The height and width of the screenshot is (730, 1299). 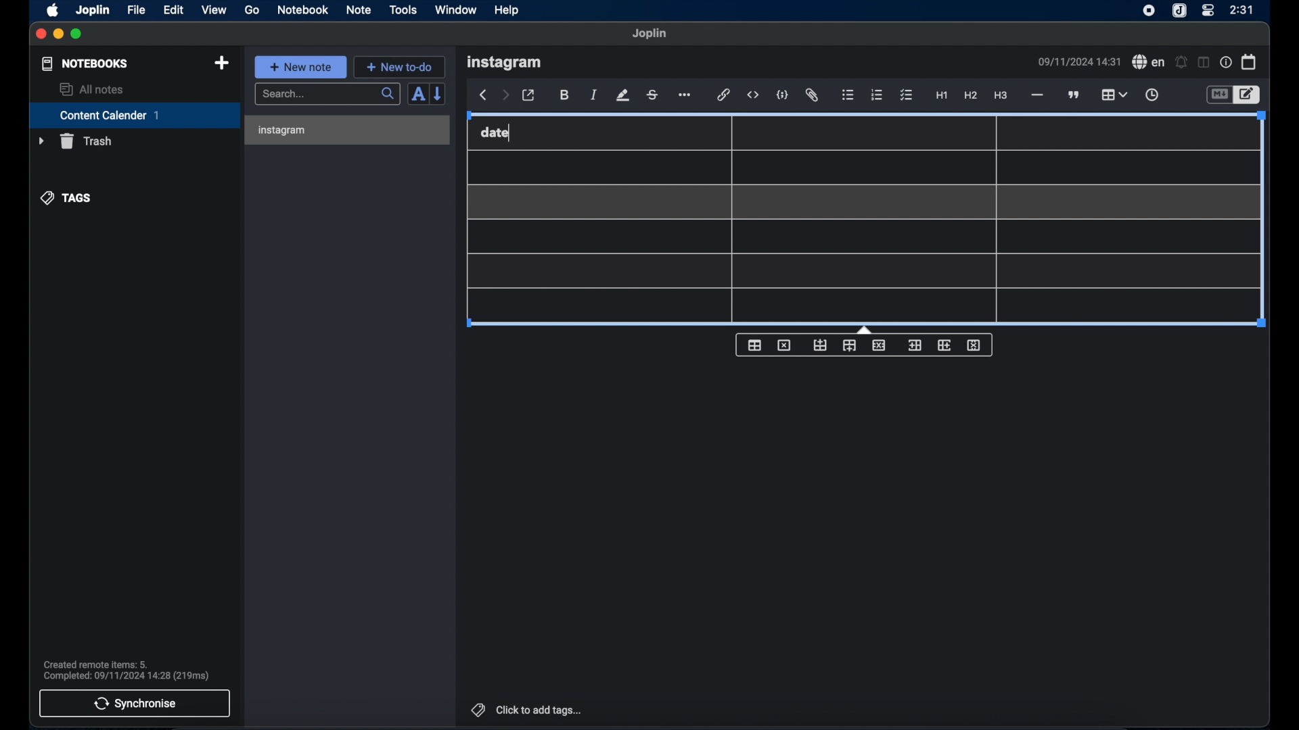 I want to click on date, so click(x=496, y=132).